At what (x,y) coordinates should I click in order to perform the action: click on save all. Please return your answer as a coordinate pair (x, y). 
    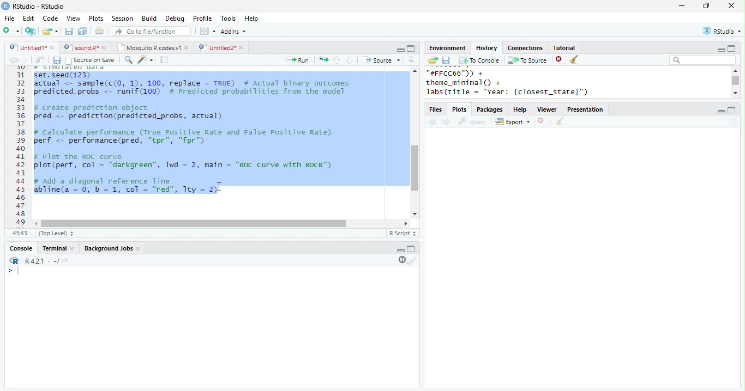
    Looking at the image, I should click on (82, 31).